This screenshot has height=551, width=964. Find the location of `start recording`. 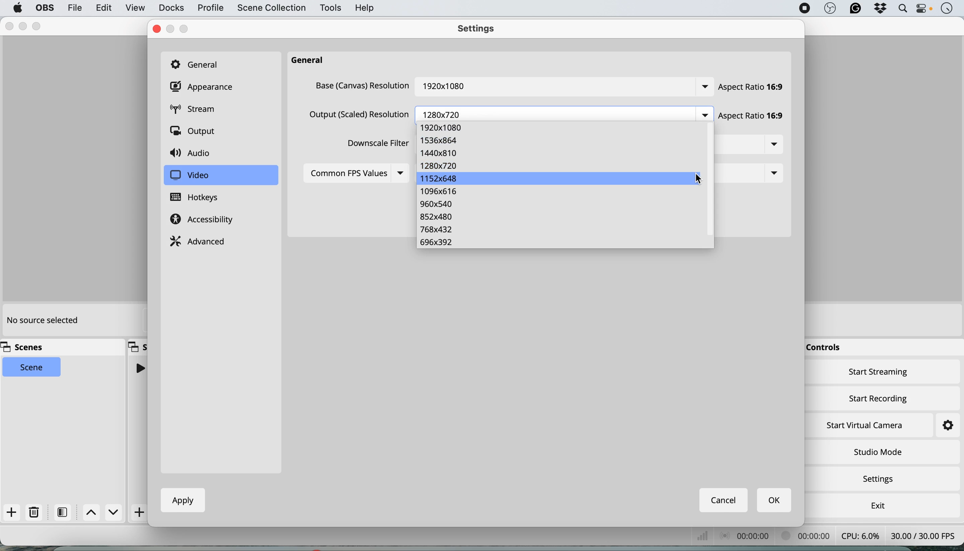

start recording is located at coordinates (879, 397).